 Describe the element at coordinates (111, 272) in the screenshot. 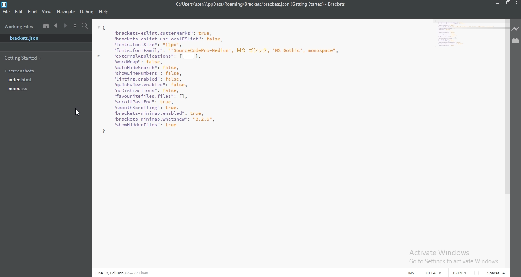

I see `Line 18, column 28` at that location.